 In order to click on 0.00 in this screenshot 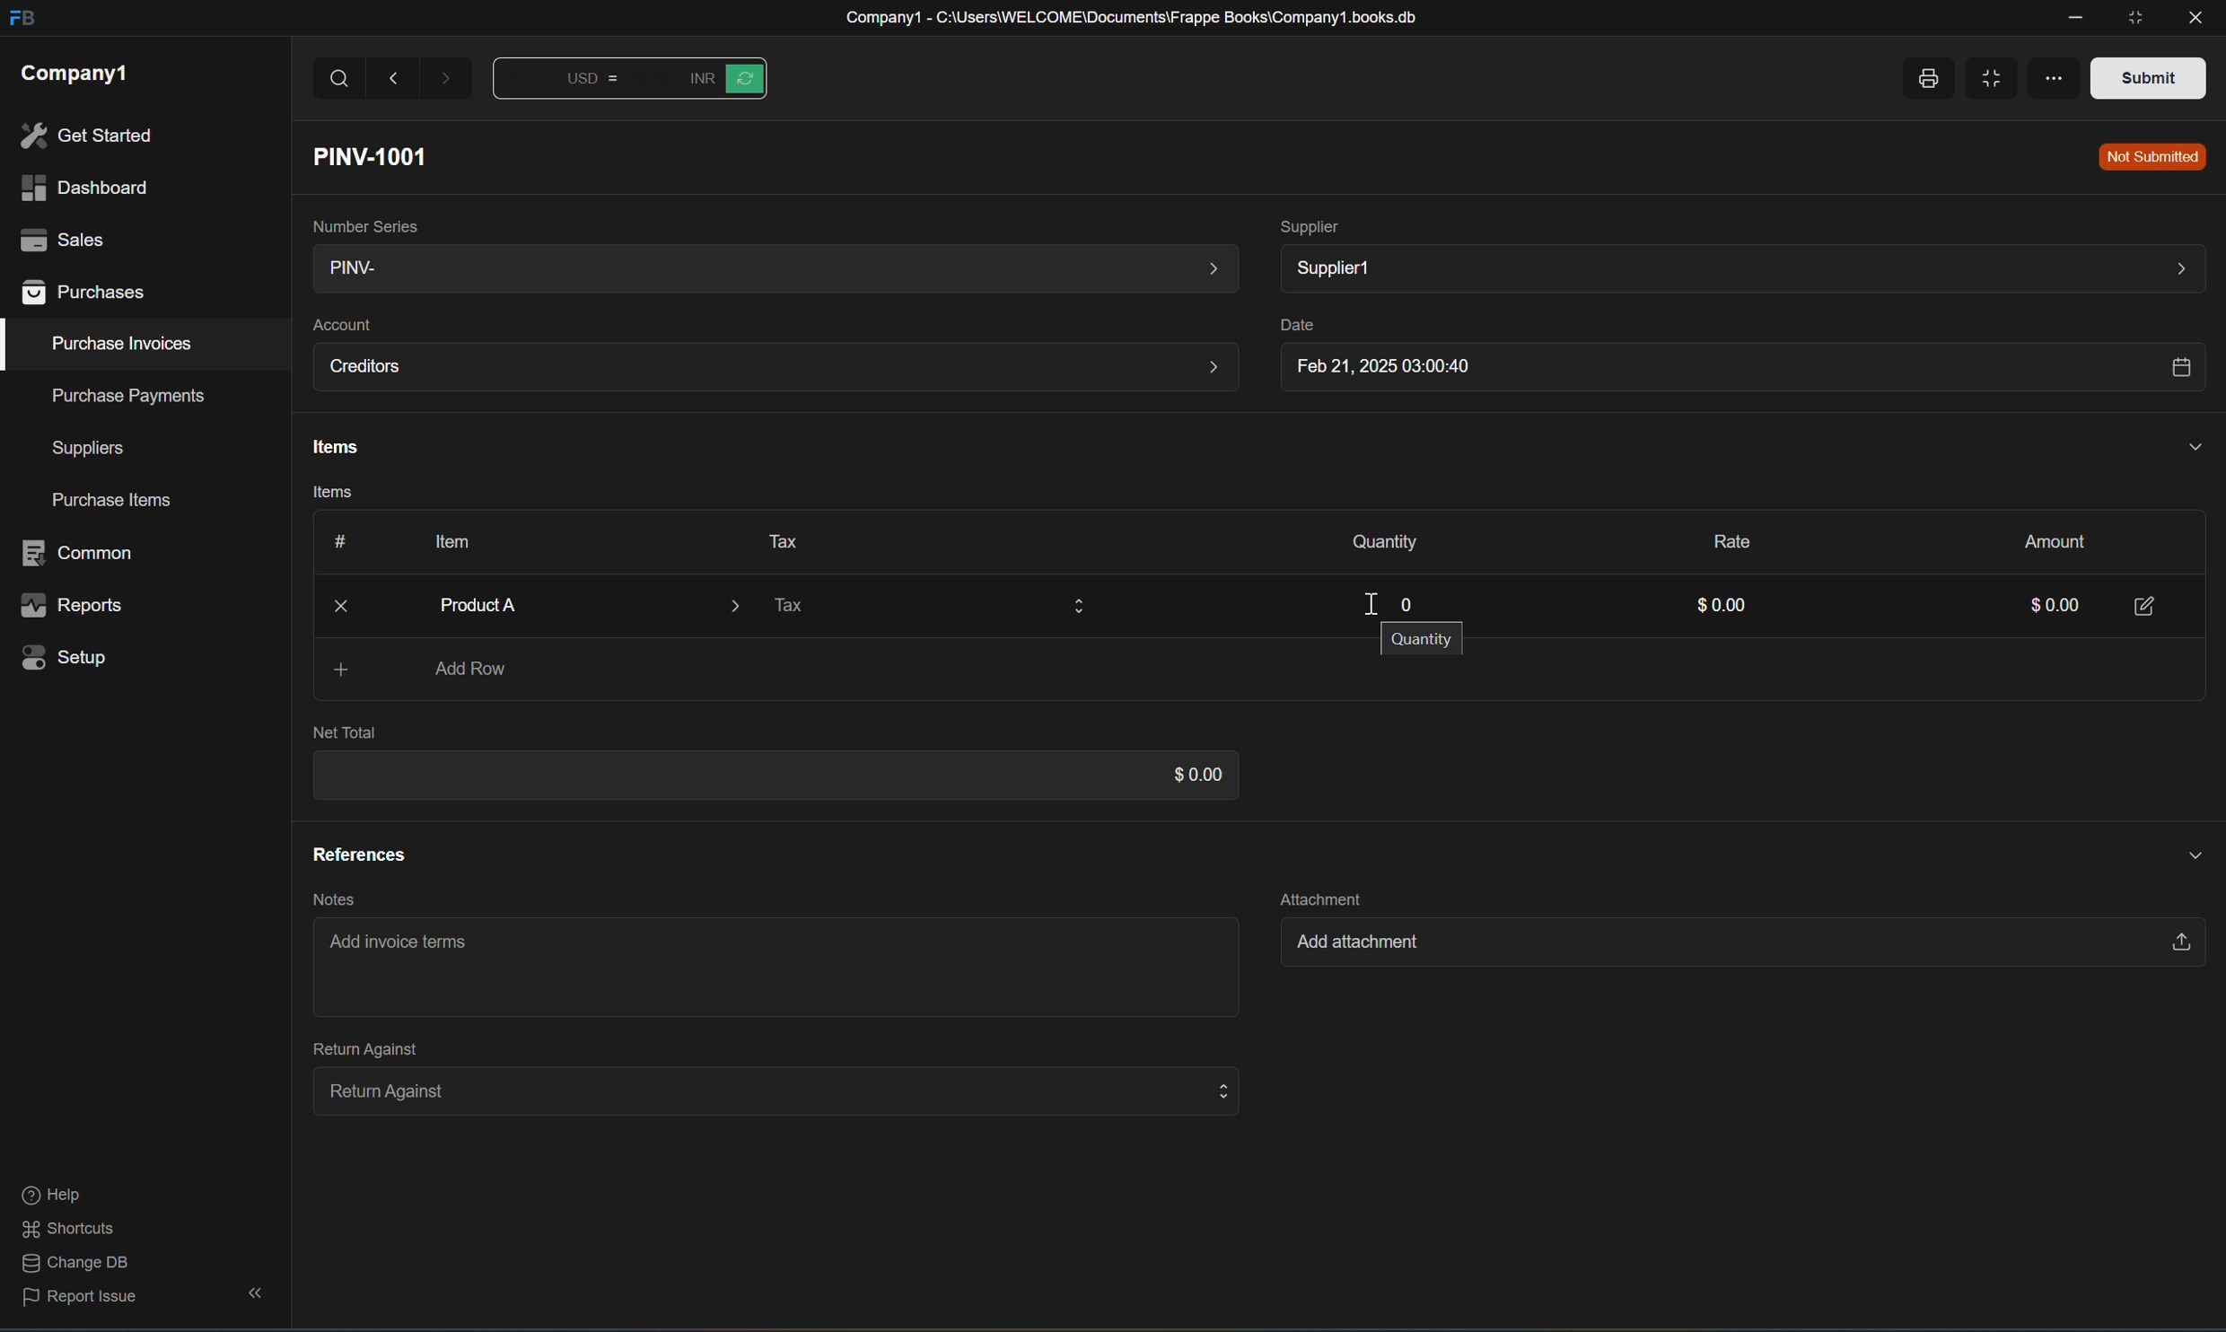, I will do `click(2040, 608)`.